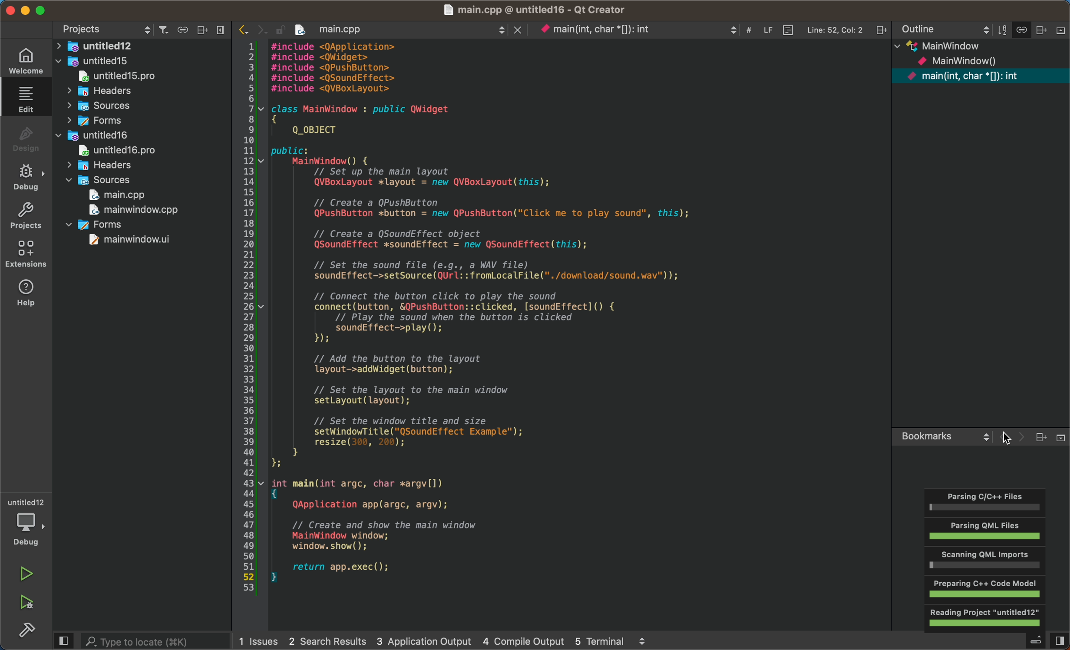 The height and width of the screenshot is (650, 1070). I want to click on projects, so click(106, 30).